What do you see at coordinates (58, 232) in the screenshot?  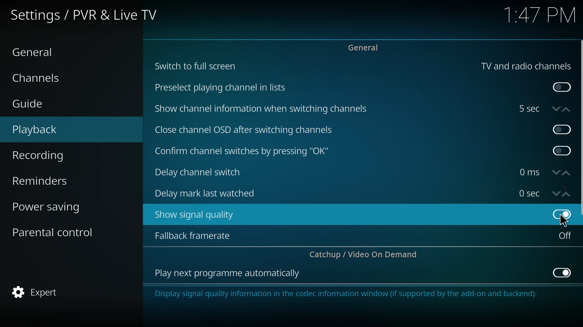 I see `parental control` at bounding box center [58, 232].